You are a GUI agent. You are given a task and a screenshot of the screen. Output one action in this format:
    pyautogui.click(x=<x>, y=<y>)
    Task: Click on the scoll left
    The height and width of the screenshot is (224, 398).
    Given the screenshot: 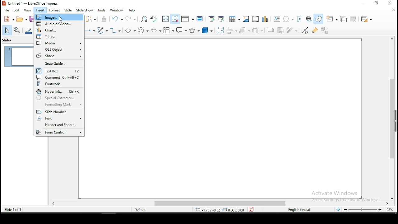 What is the action you would take?
    pyautogui.click(x=53, y=204)
    